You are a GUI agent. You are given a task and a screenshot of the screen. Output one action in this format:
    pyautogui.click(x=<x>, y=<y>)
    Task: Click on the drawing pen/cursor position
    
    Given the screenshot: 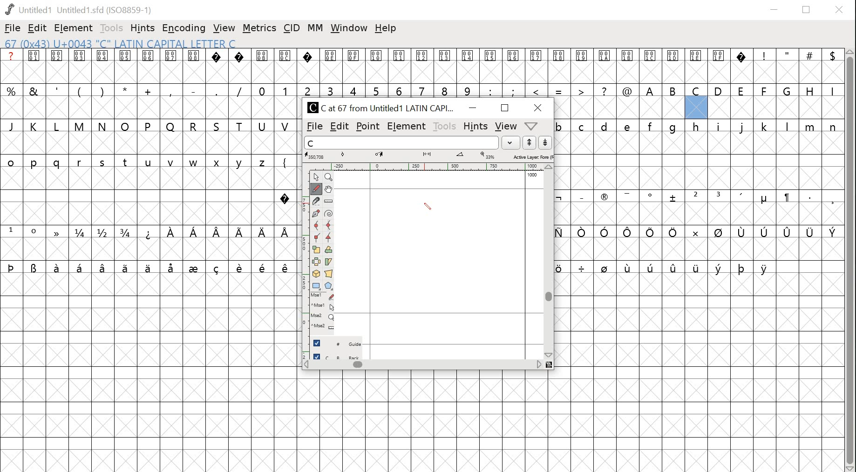 What is the action you would take?
    pyautogui.click(x=431, y=206)
    